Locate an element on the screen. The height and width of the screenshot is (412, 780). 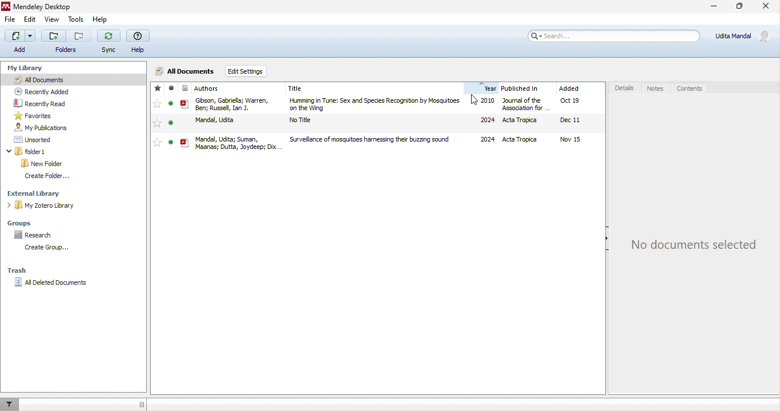
tools is located at coordinates (77, 20).